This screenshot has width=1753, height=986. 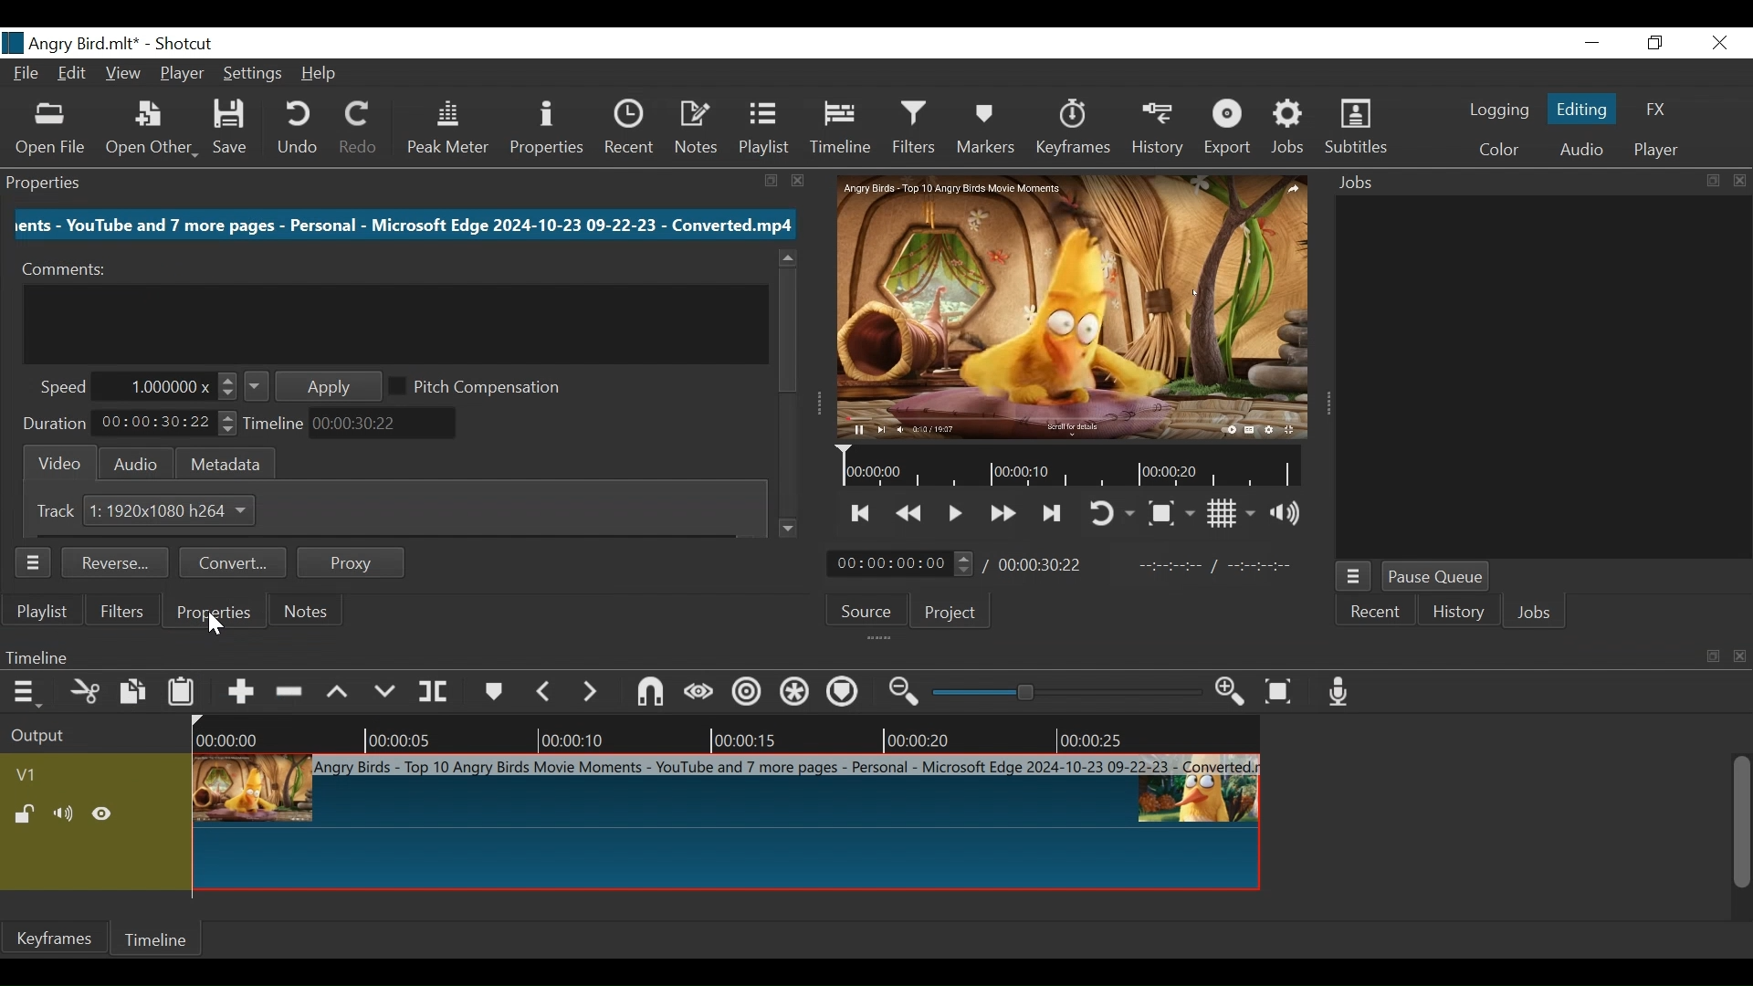 I want to click on (un)select Pitch Compensation, so click(x=484, y=386).